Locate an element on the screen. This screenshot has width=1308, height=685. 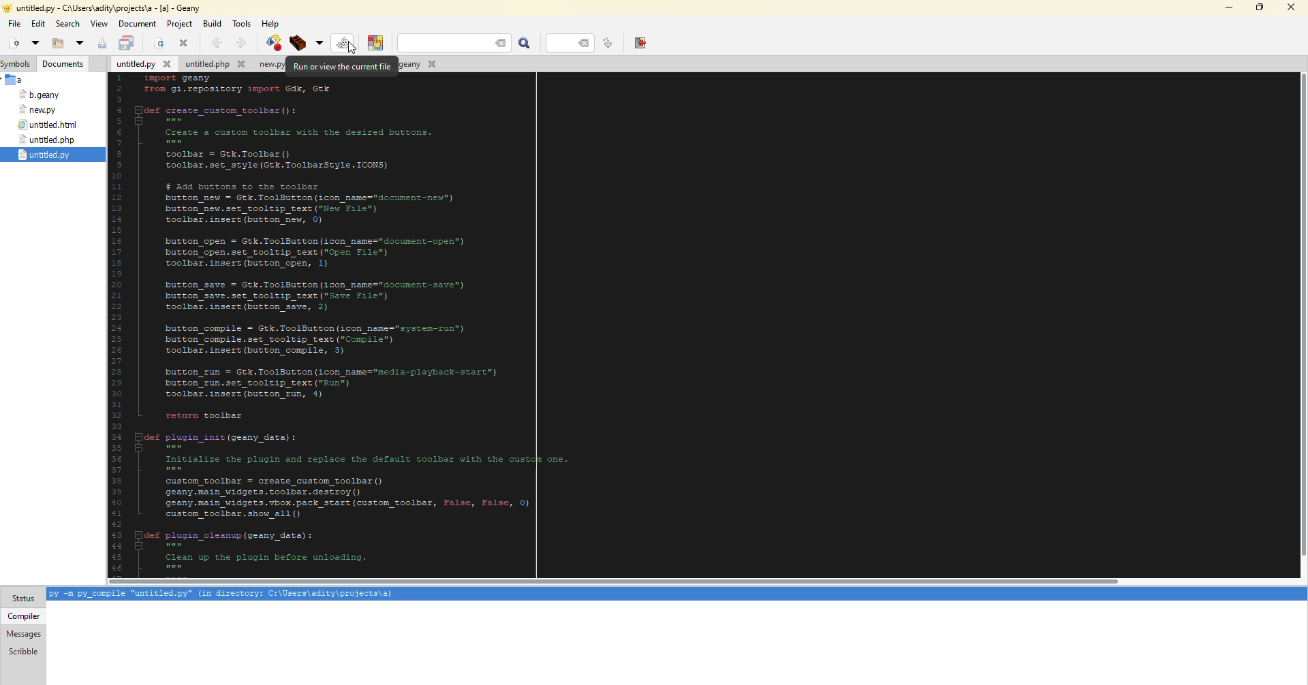
file is located at coordinates (50, 124).